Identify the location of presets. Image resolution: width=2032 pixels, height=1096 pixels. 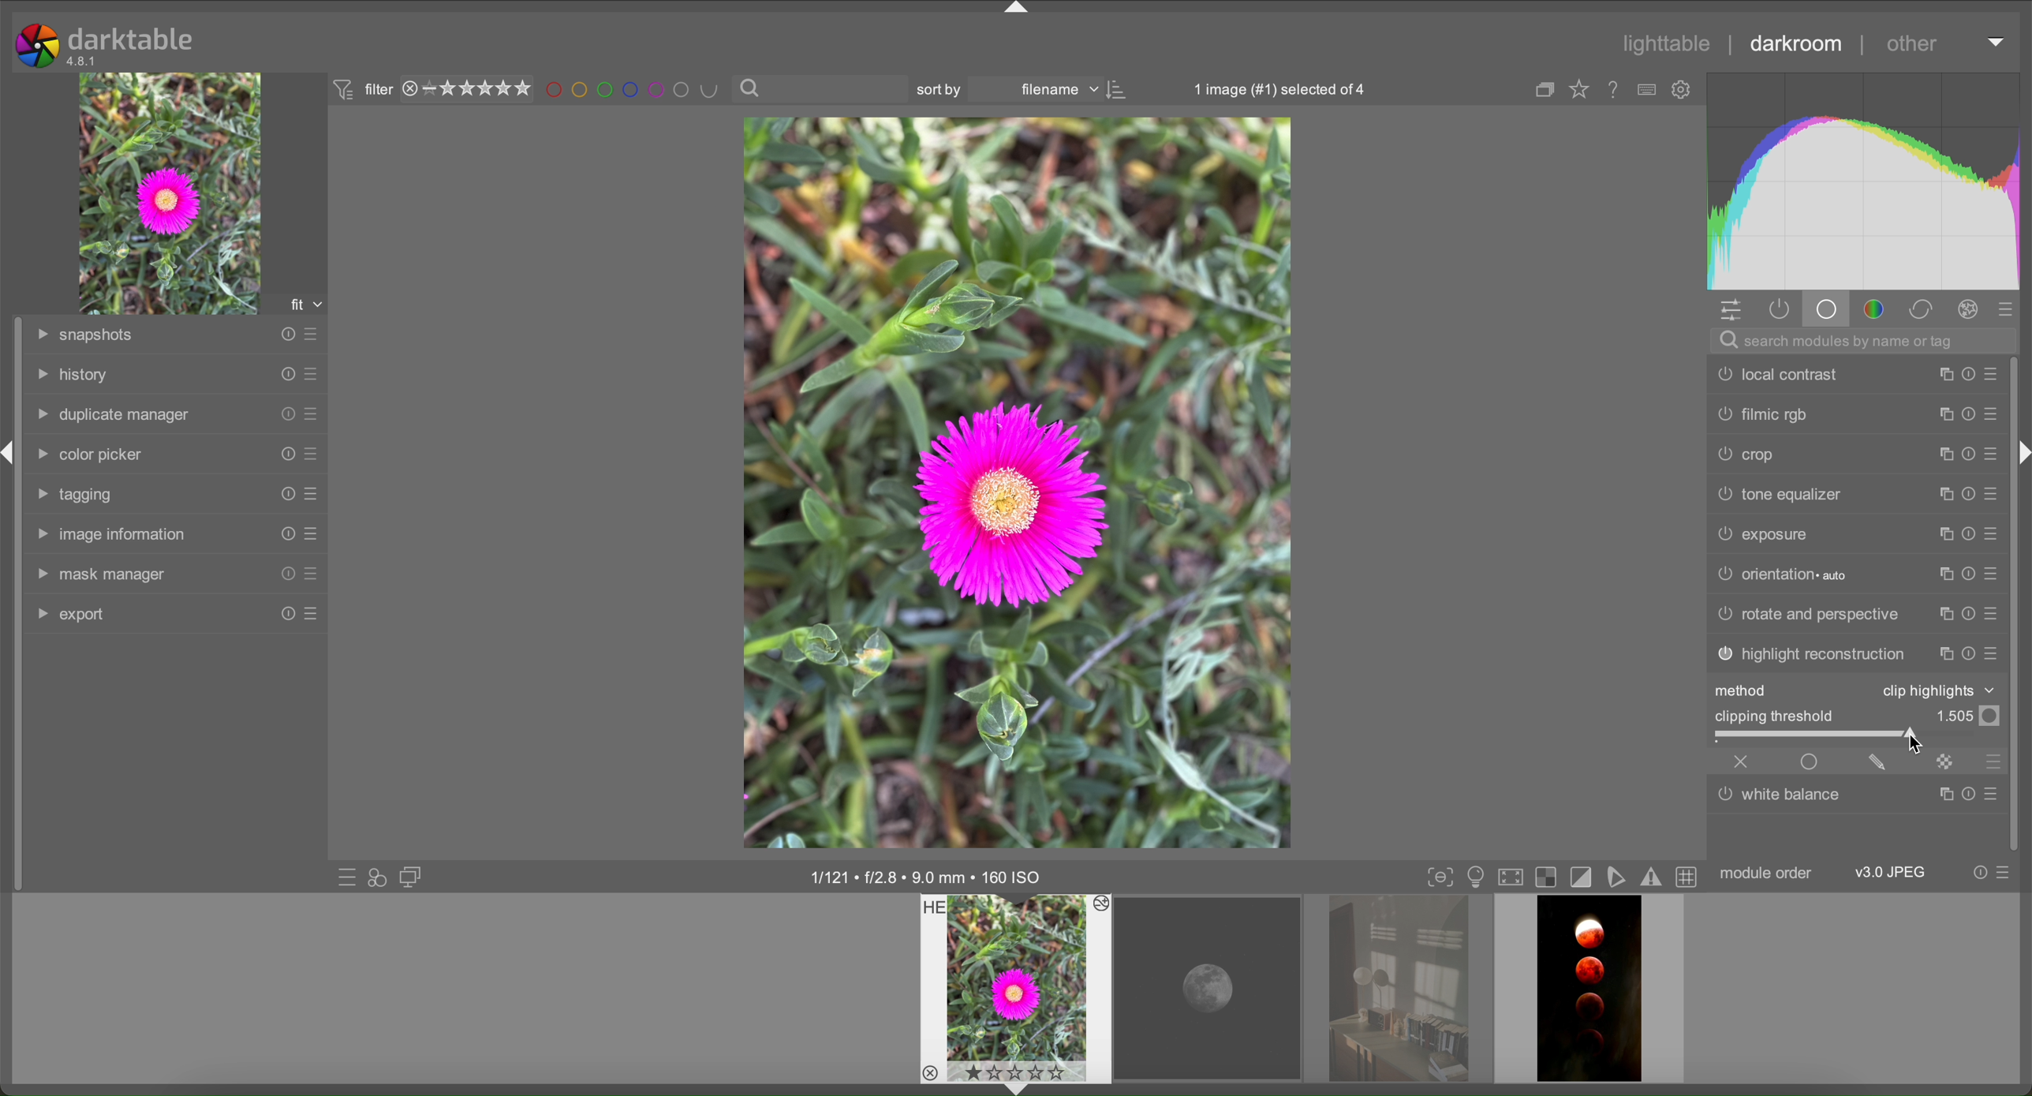
(1993, 375).